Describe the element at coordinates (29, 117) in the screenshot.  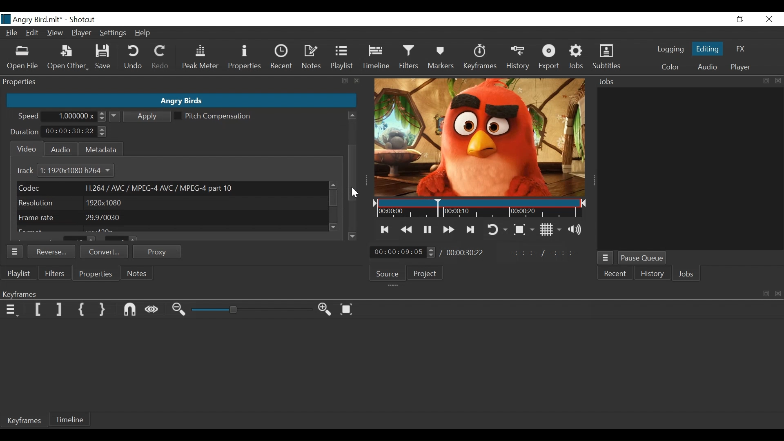
I see `Speed` at that location.